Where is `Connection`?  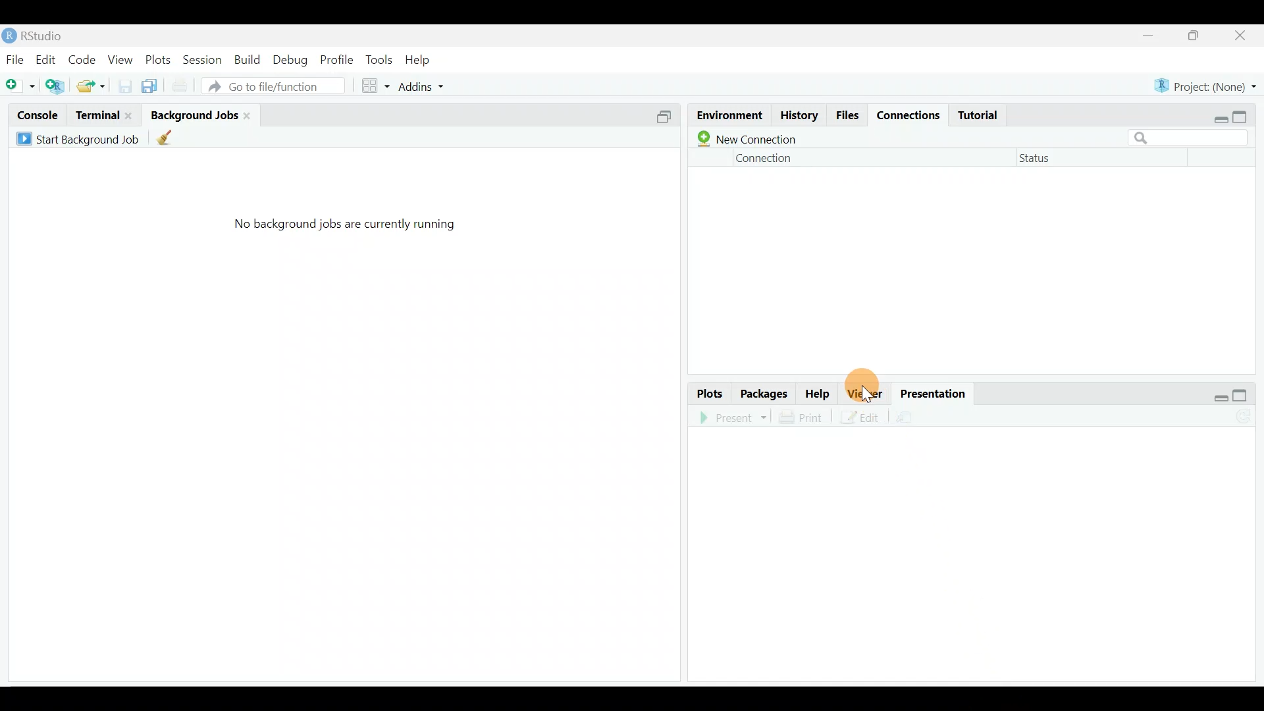 Connection is located at coordinates (766, 158).